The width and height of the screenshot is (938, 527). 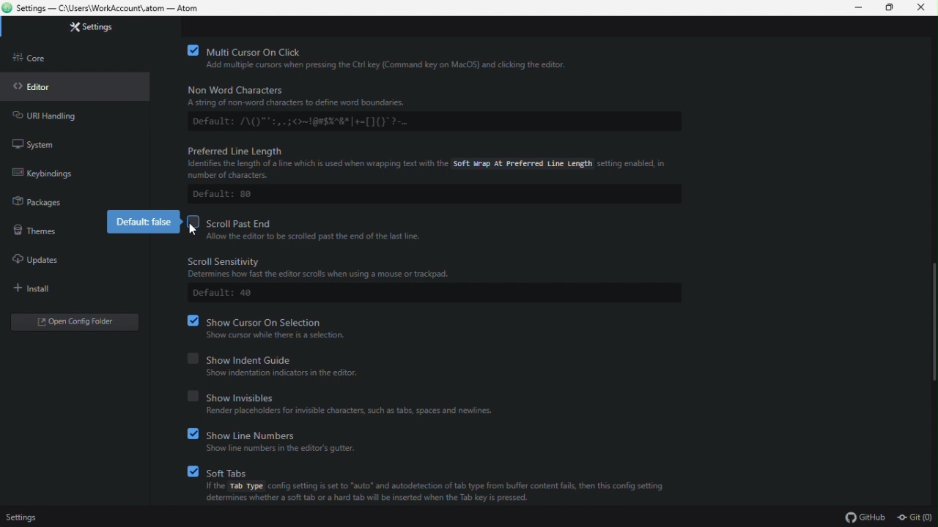 What do you see at coordinates (293, 373) in the screenshot?
I see `Show indentation indicators in the editor.` at bounding box center [293, 373].